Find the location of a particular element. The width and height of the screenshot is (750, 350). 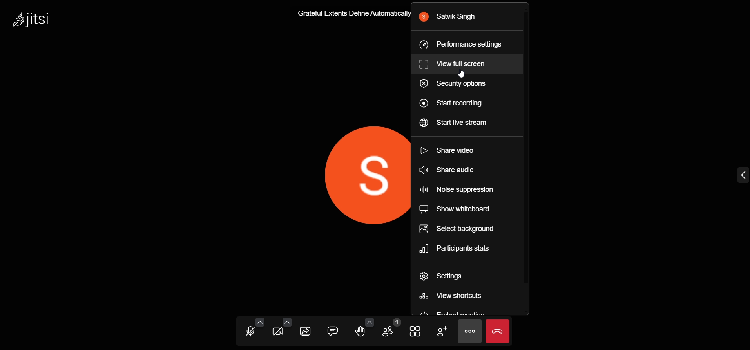

video setting is located at coordinates (287, 322).